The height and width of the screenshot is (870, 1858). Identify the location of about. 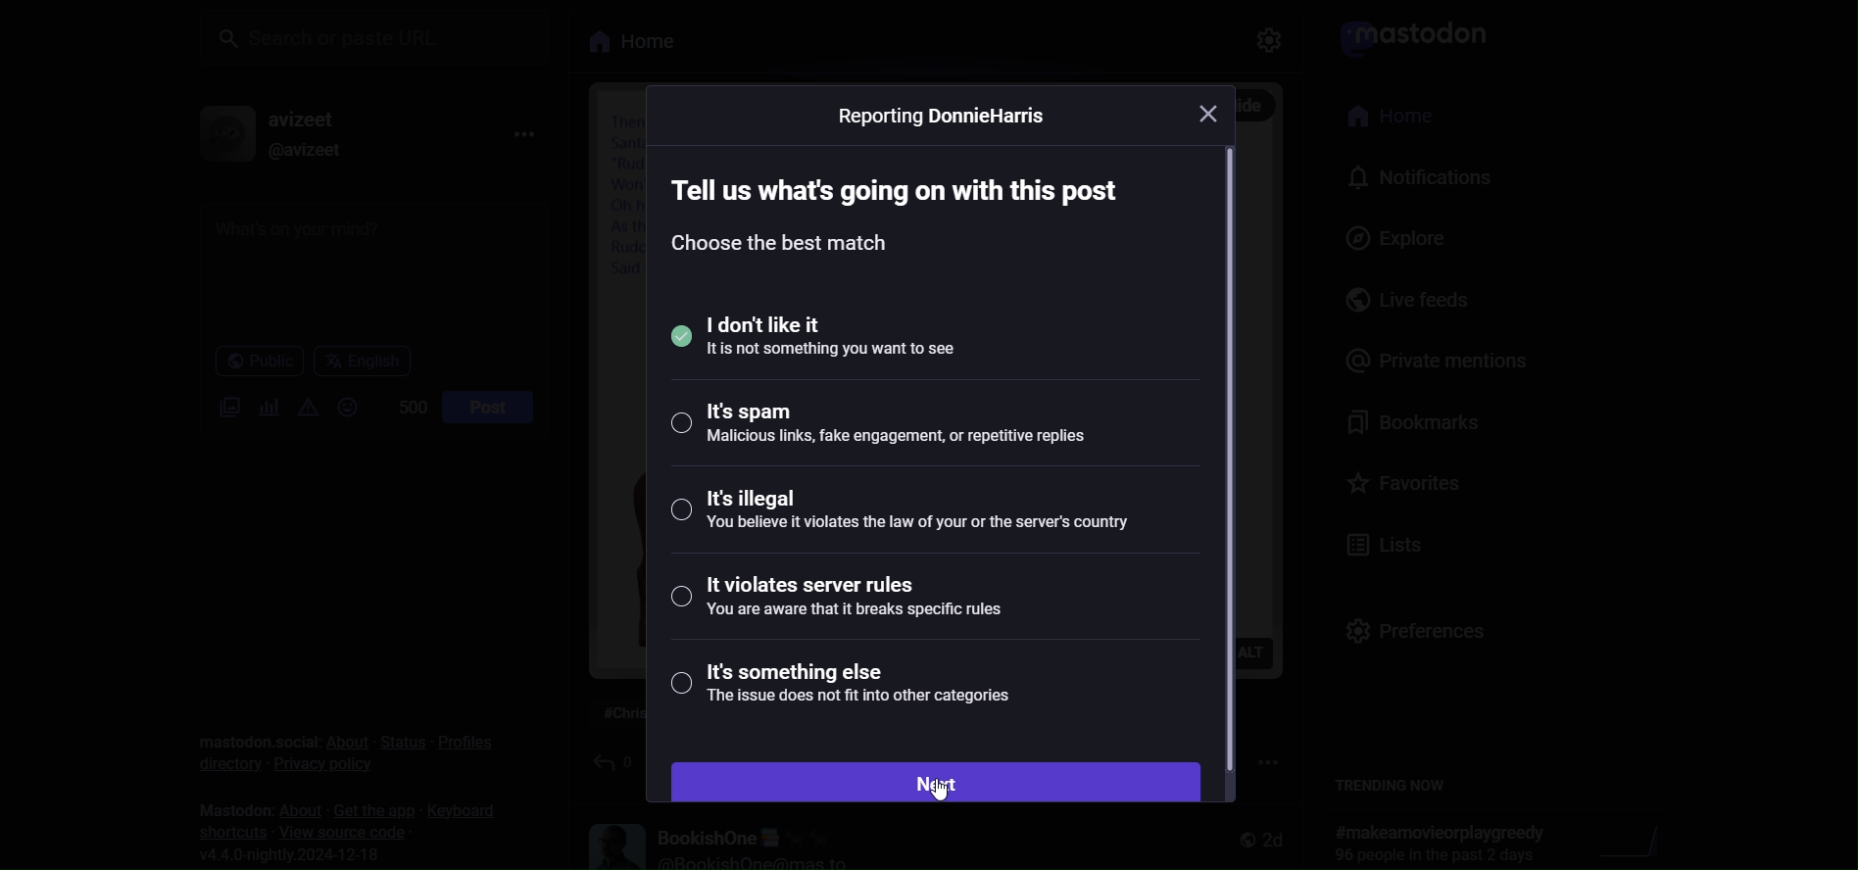
(294, 808).